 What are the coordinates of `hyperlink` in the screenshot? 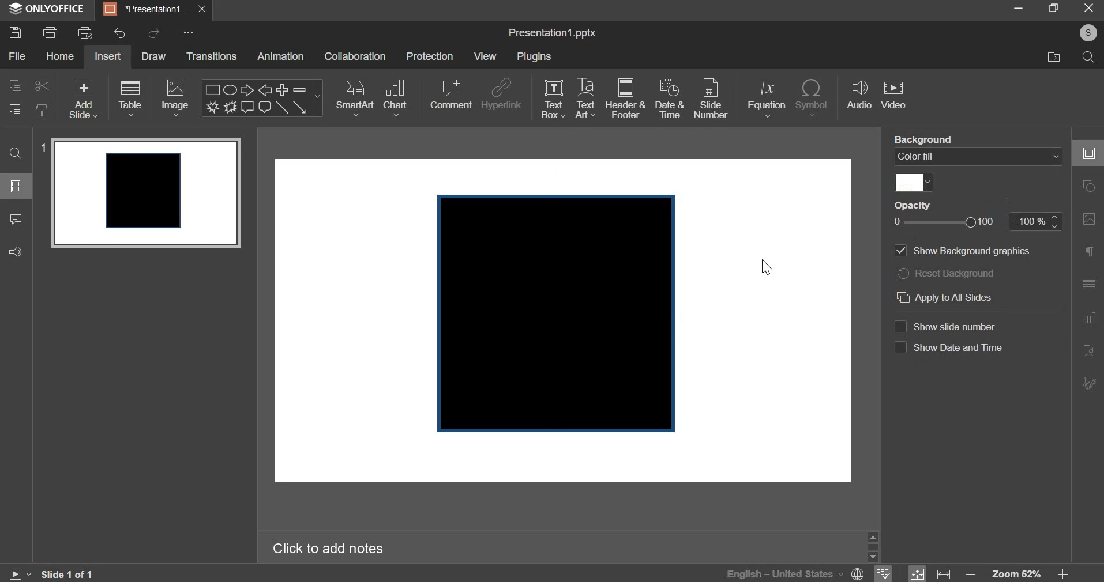 It's located at (500, 95).